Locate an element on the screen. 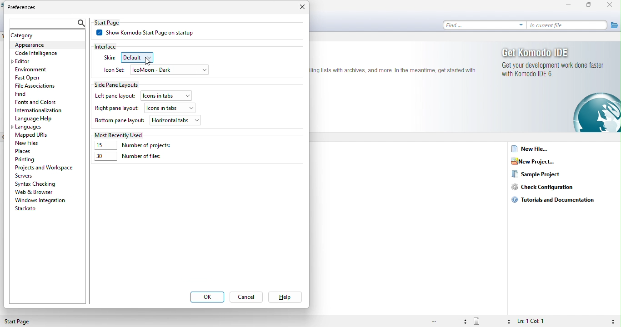 The height and width of the screenshot is (327, 621). maximize is located at coordinates (591, 5).